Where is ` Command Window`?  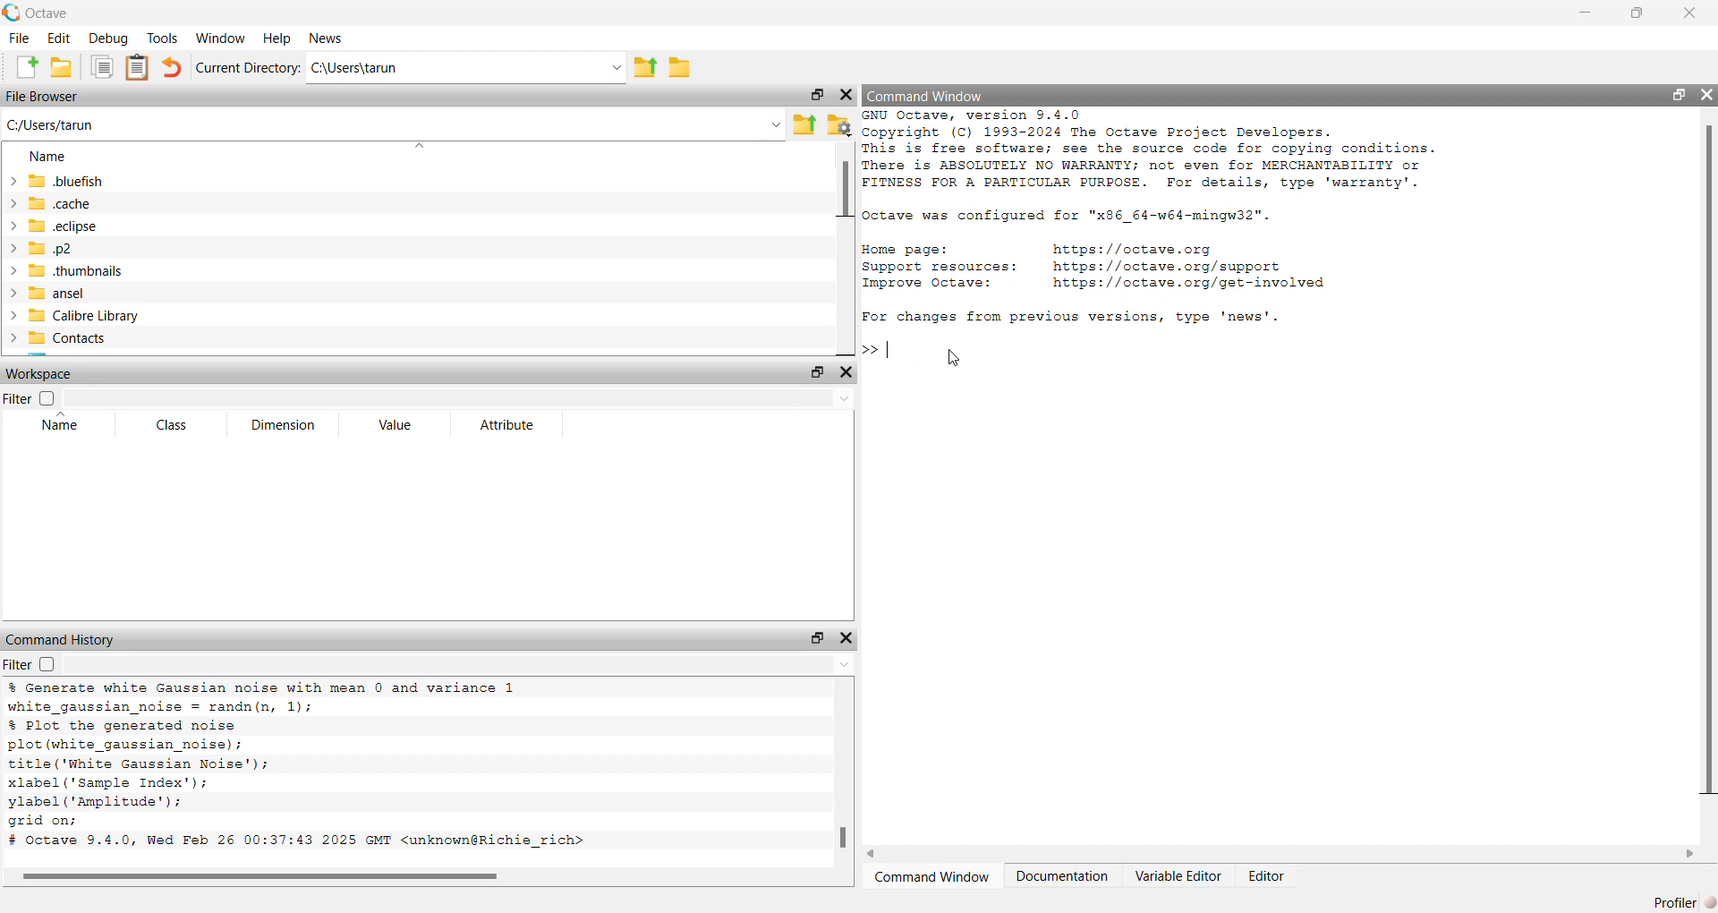
 Command Window is located at coordinates (936, 96).